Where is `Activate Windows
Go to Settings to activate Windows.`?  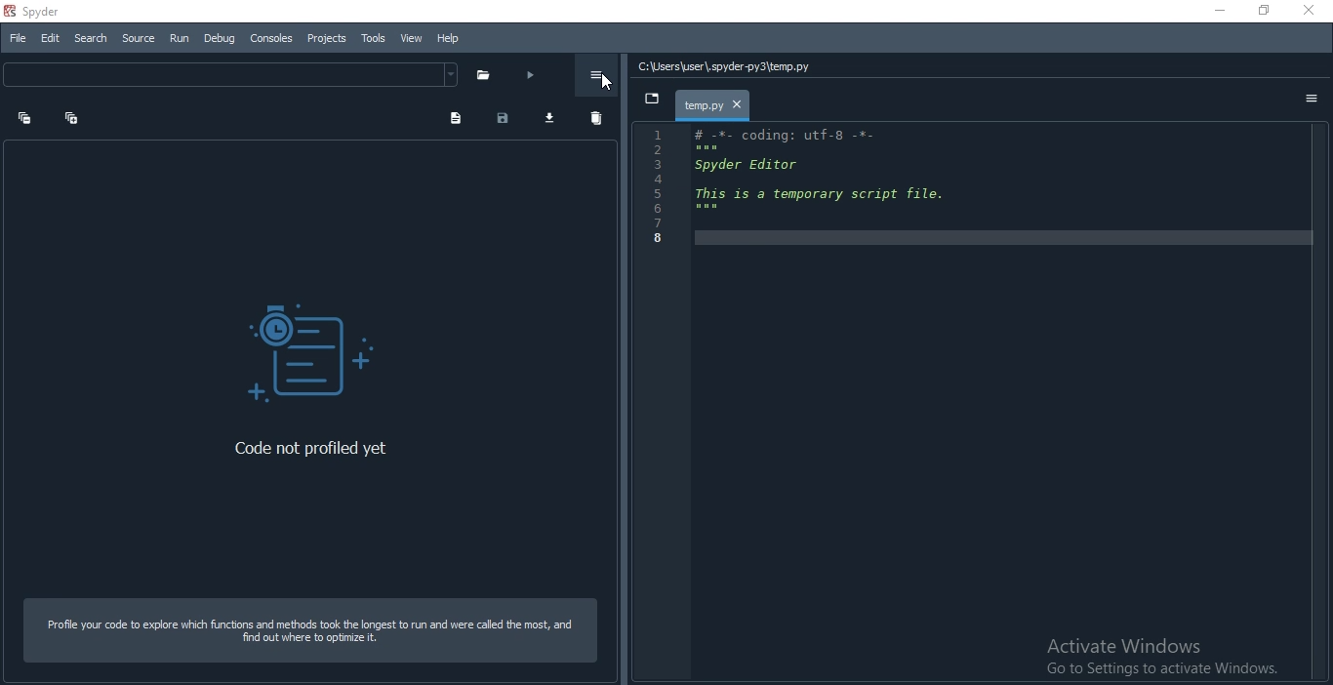
Activate Windows
Go to Settings to activate Windows. is located at coordinates (1154, 657).